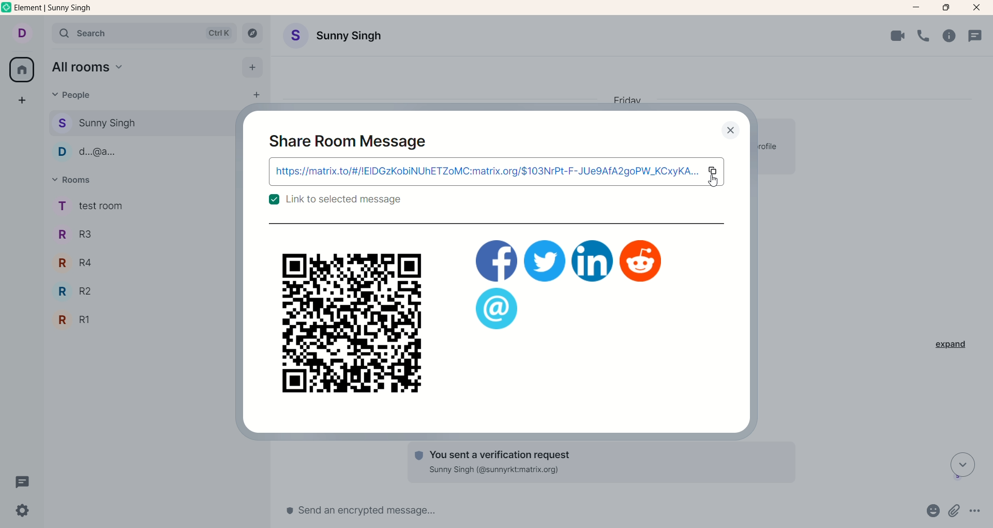  Describe the element at coordinates (594, 462) in the screenshot. I see `text` at that location.